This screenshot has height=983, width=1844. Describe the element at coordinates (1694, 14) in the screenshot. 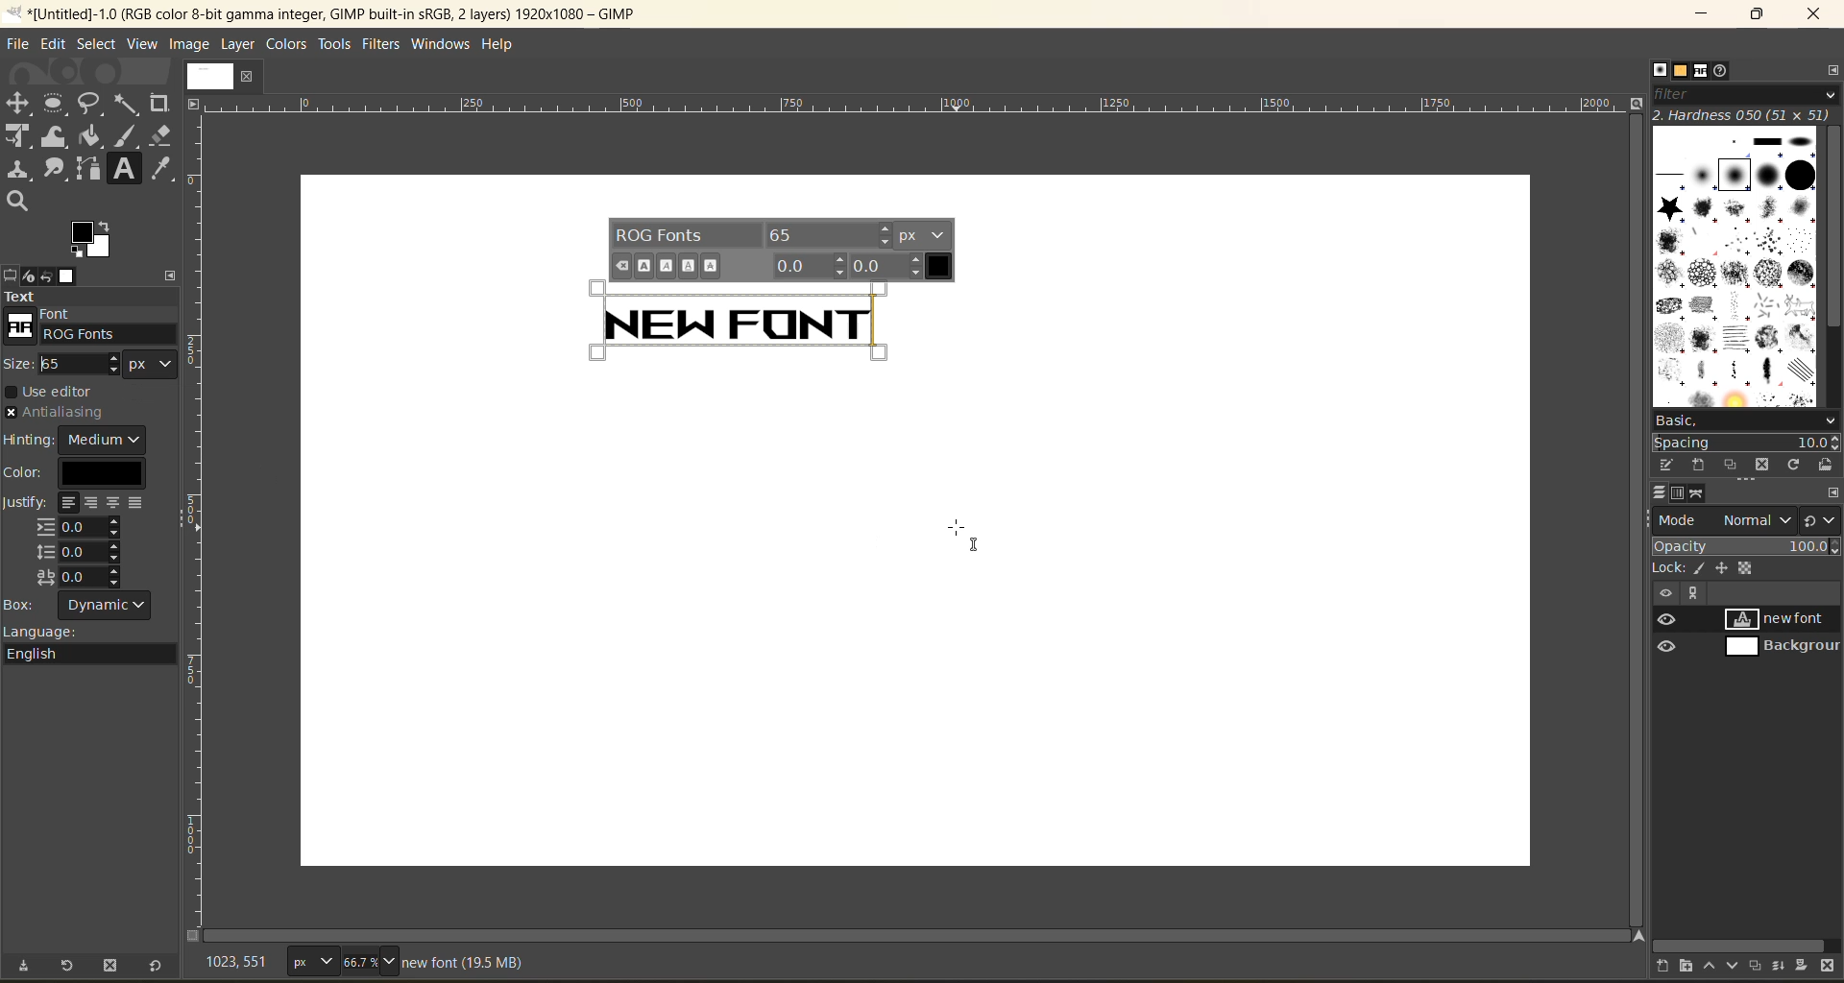

I see `minimize` at that location.